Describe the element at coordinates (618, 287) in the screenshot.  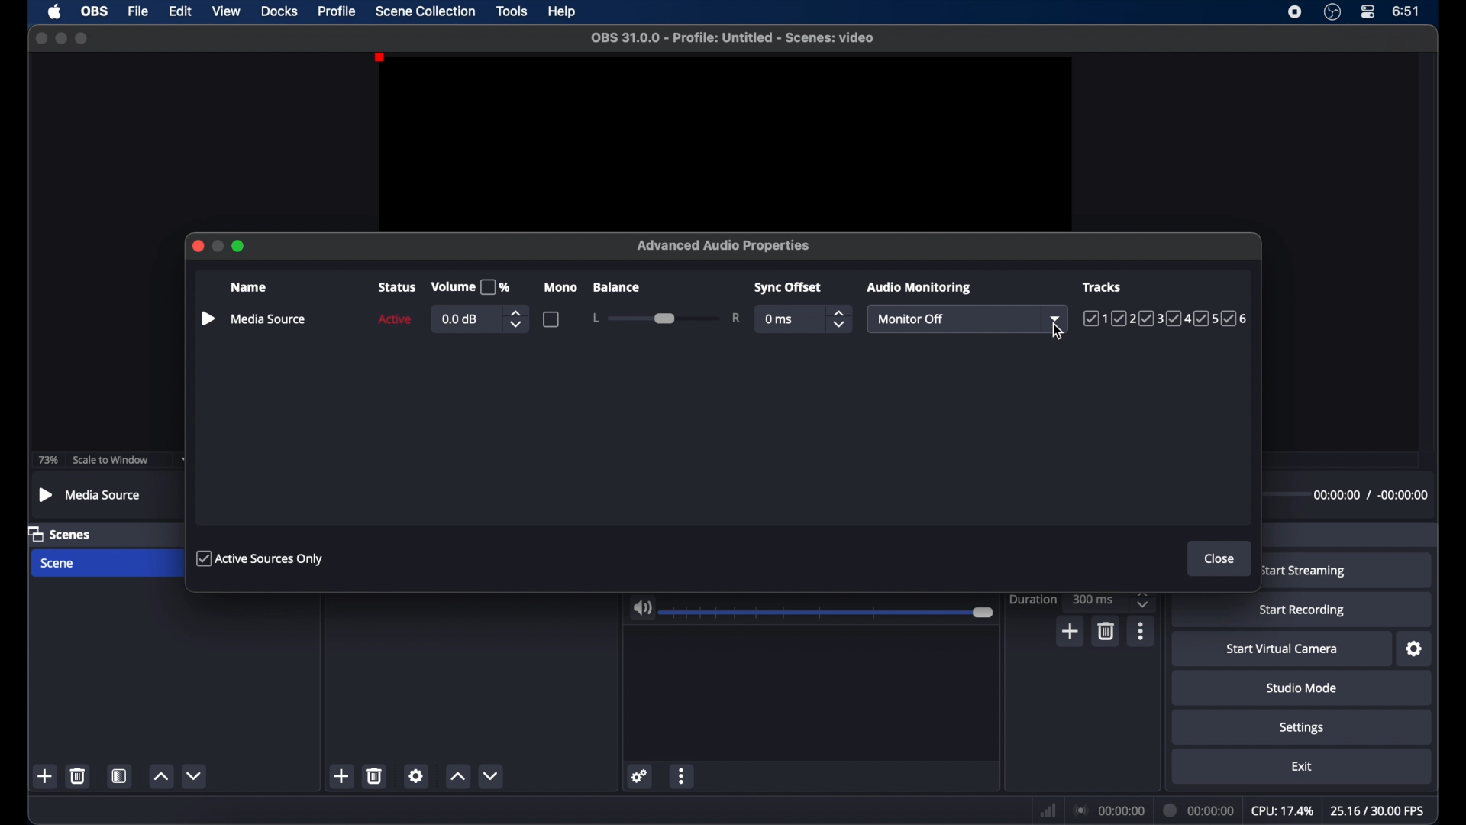
I see `balance` at that location.